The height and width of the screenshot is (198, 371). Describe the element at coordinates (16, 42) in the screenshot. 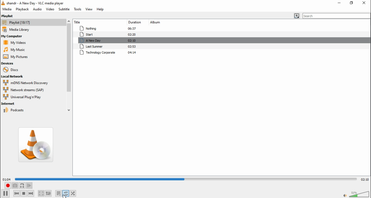

I see `my videos` at that location.